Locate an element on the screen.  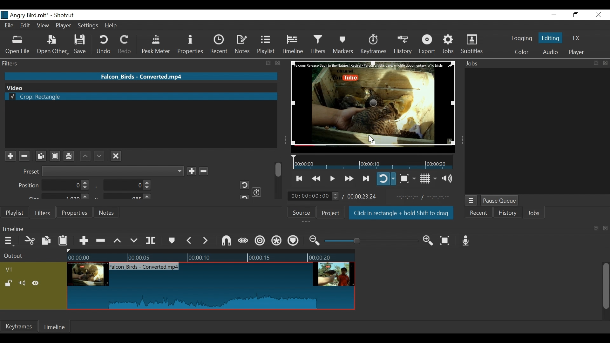
Mute is located at coordinates (23, 284).